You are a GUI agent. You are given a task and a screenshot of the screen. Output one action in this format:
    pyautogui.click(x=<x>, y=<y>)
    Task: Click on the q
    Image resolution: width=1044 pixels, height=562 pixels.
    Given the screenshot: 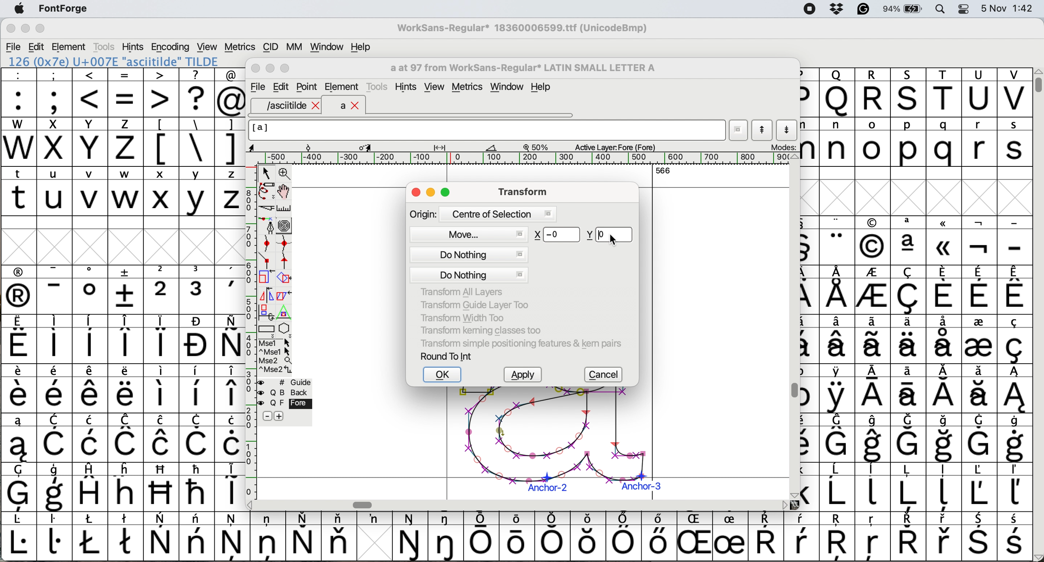 What is the action you would take?
    pyautogui.click(x=946, y=143)
    